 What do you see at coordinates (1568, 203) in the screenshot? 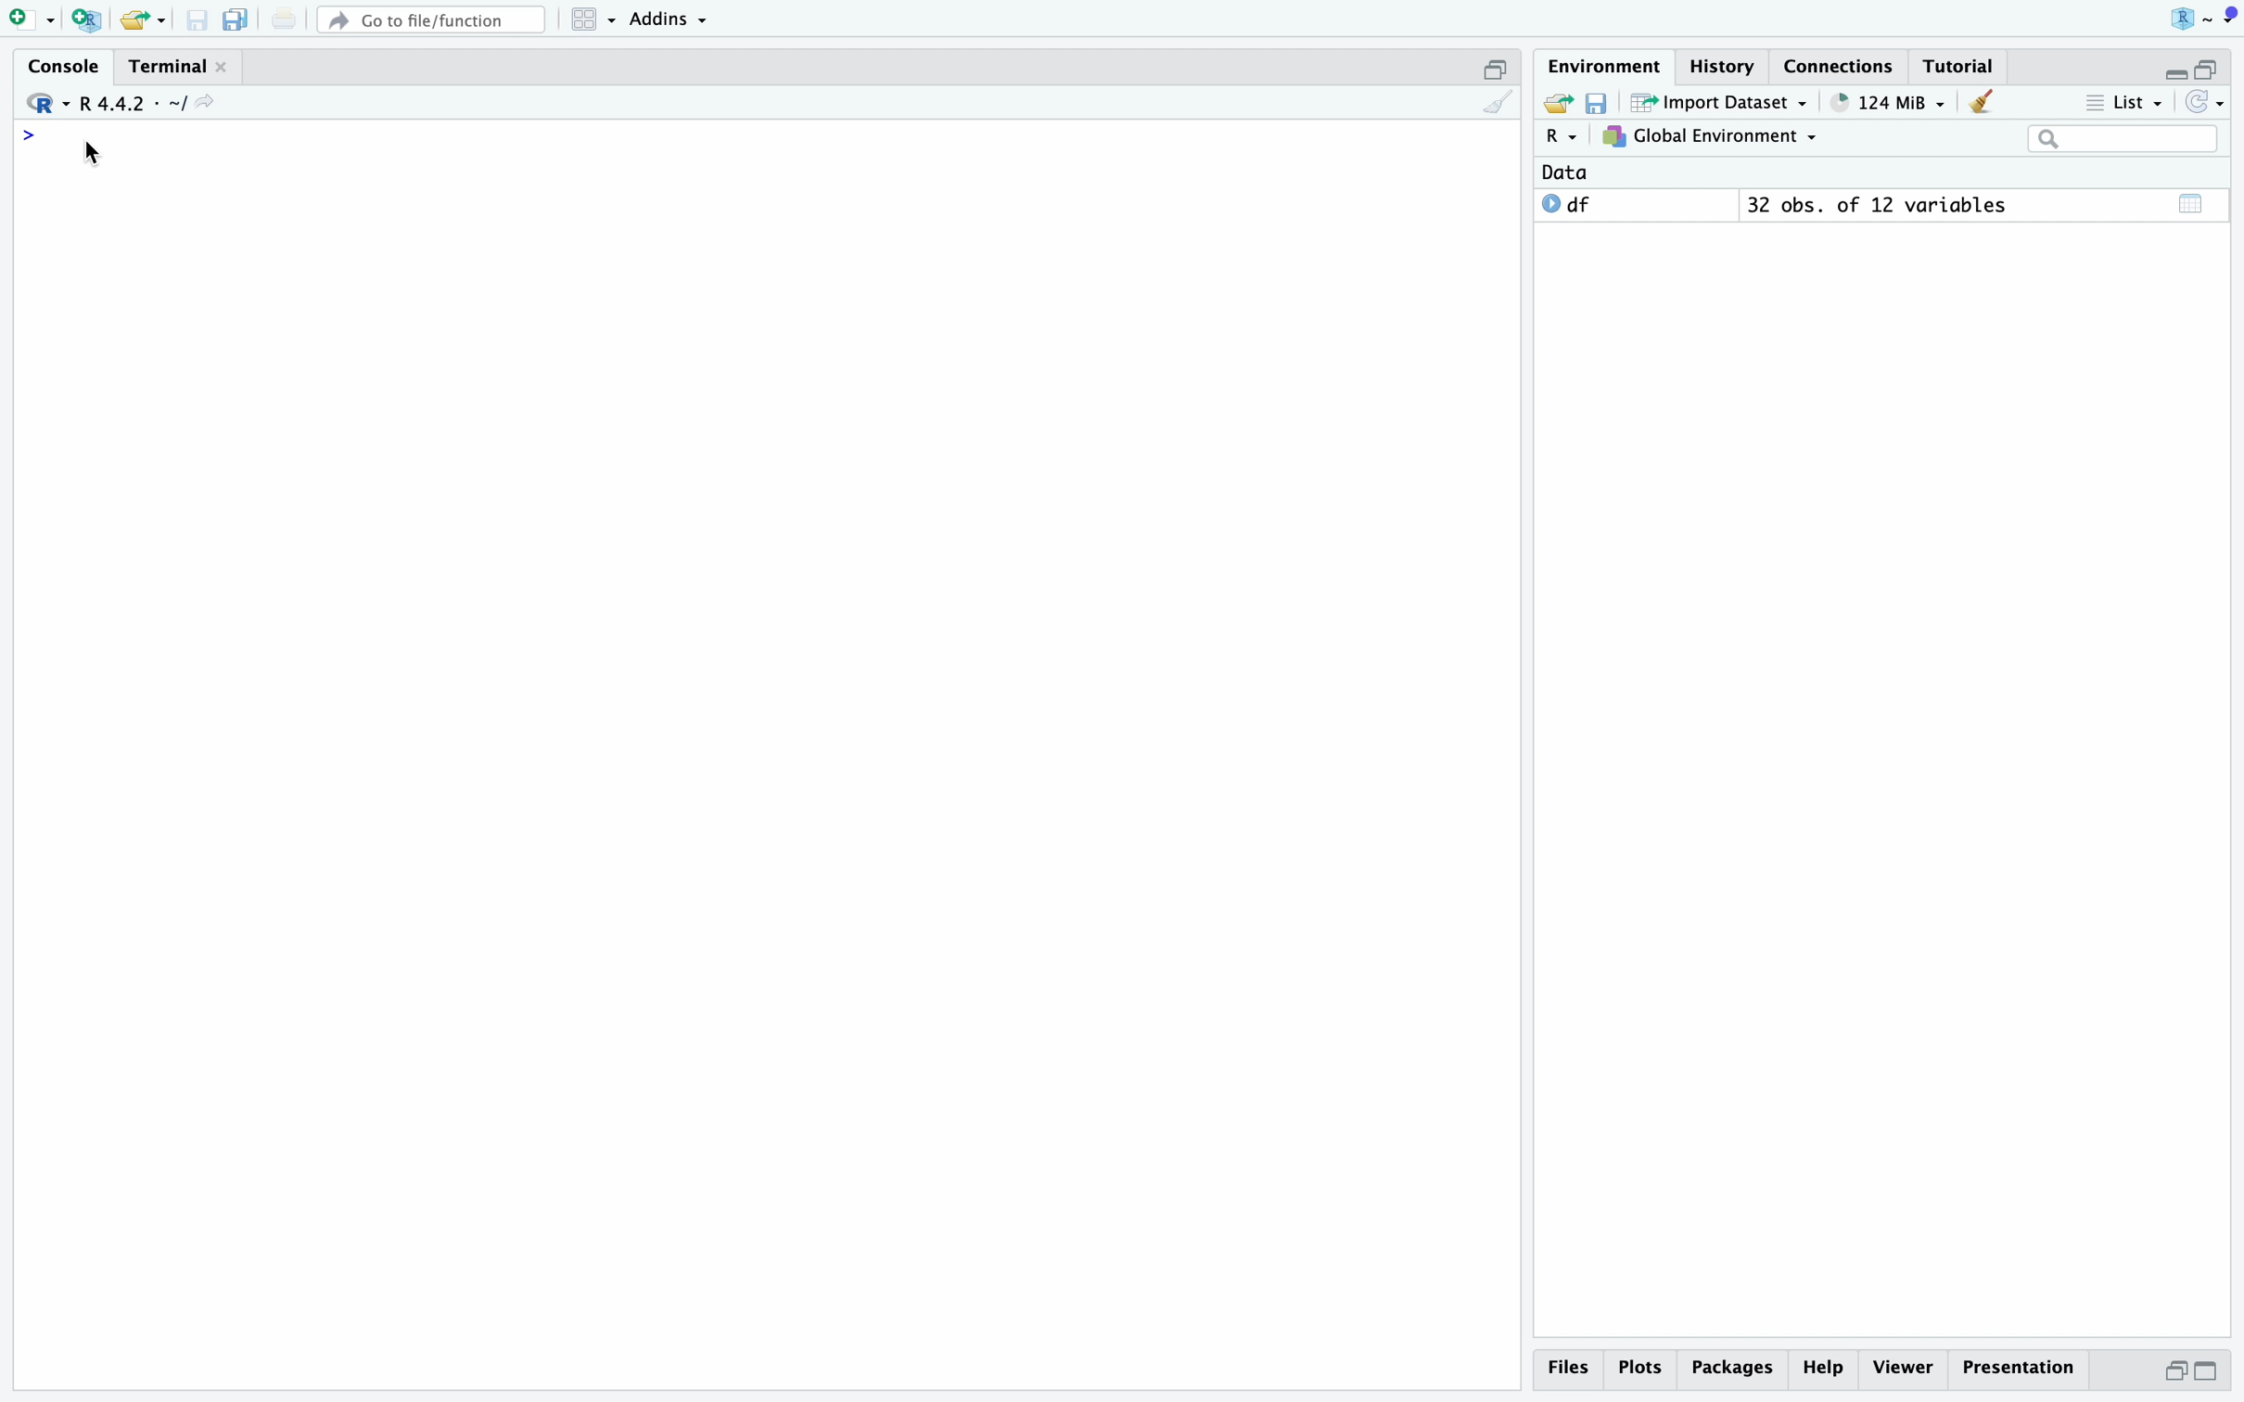
I see `df` at bounding box center [1568, 203].